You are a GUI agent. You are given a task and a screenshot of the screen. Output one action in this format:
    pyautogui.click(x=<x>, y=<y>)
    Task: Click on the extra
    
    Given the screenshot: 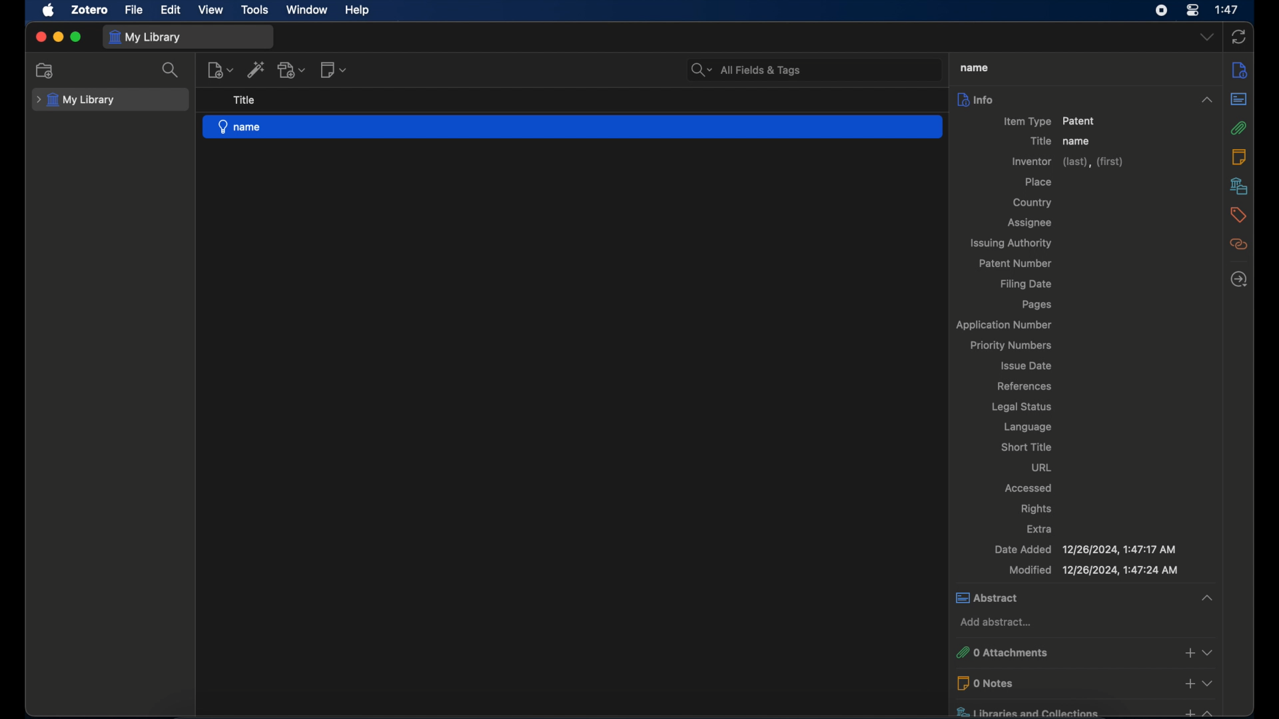 What is the action you would take?
    pyautogui.click(x=1039, y=529)
    